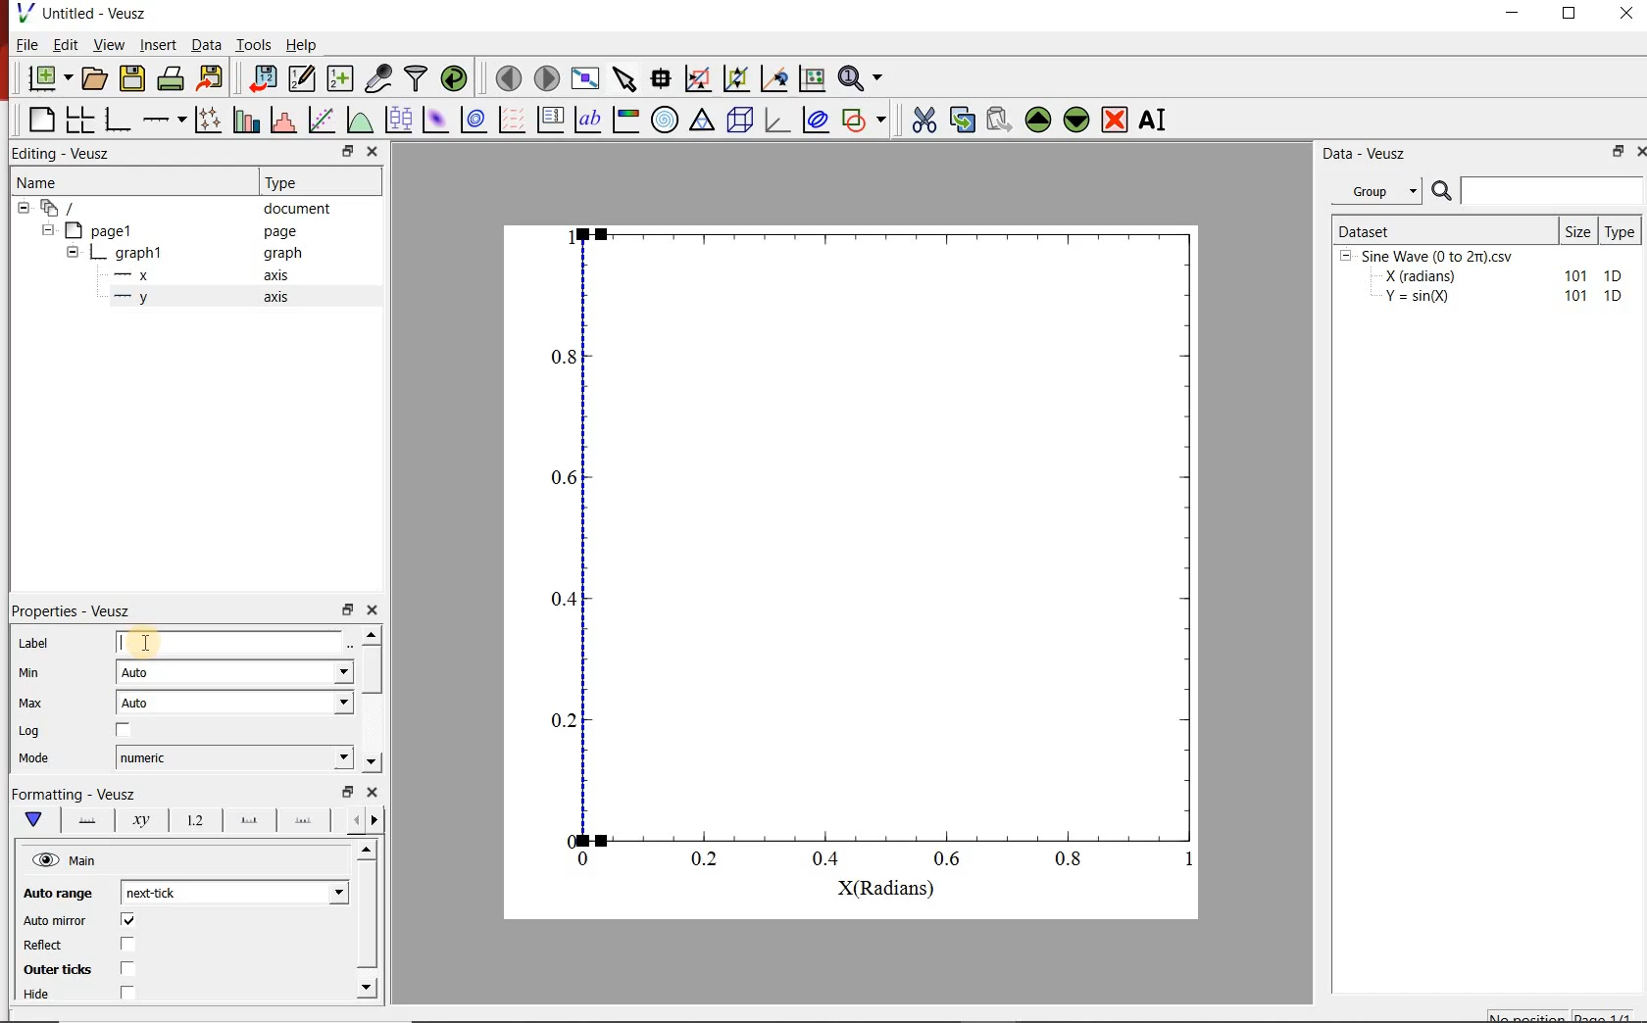 The width and height of the screenshot is (1647, 1023). I want to click on plot a vector field, so click(513, 119).